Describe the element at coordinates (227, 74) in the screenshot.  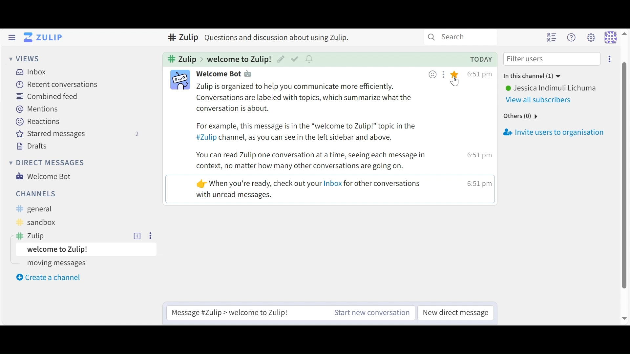
I see `Participant` at that location.